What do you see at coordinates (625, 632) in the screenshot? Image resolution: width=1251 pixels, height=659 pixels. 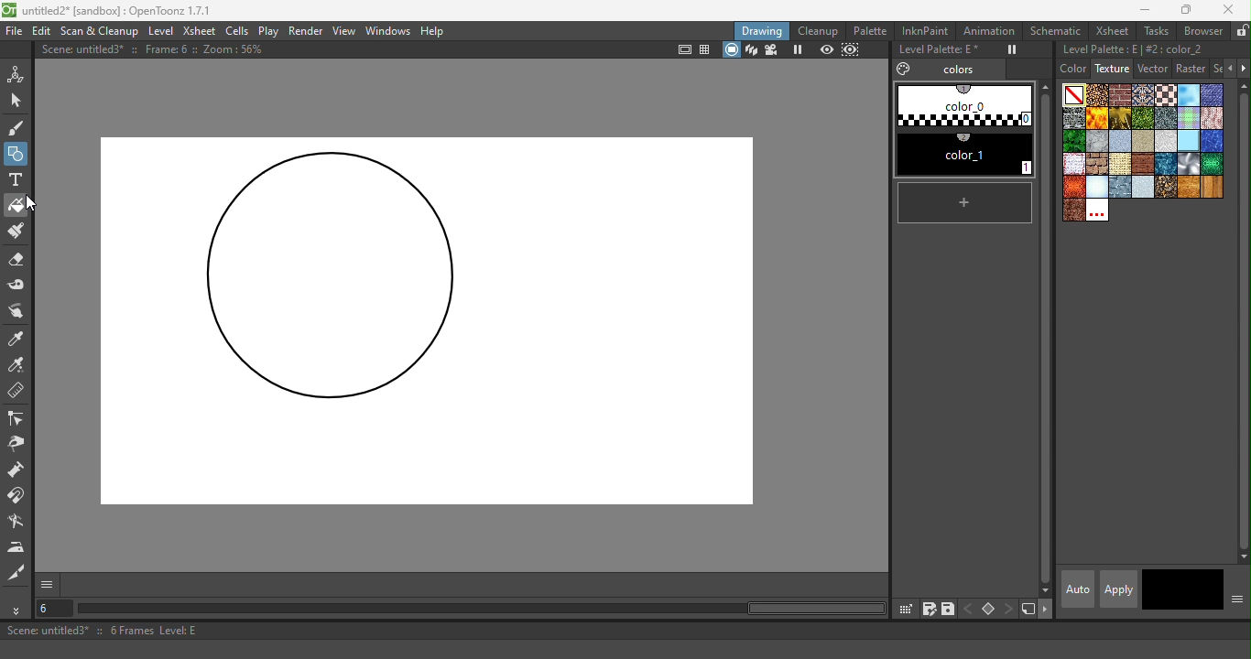 I see `Scene: untitled3* :: 6 Frames Level: E` at bounding box center [625, 632].